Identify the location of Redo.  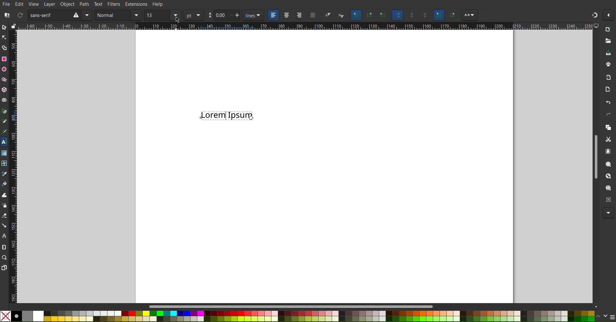
(608, 114).